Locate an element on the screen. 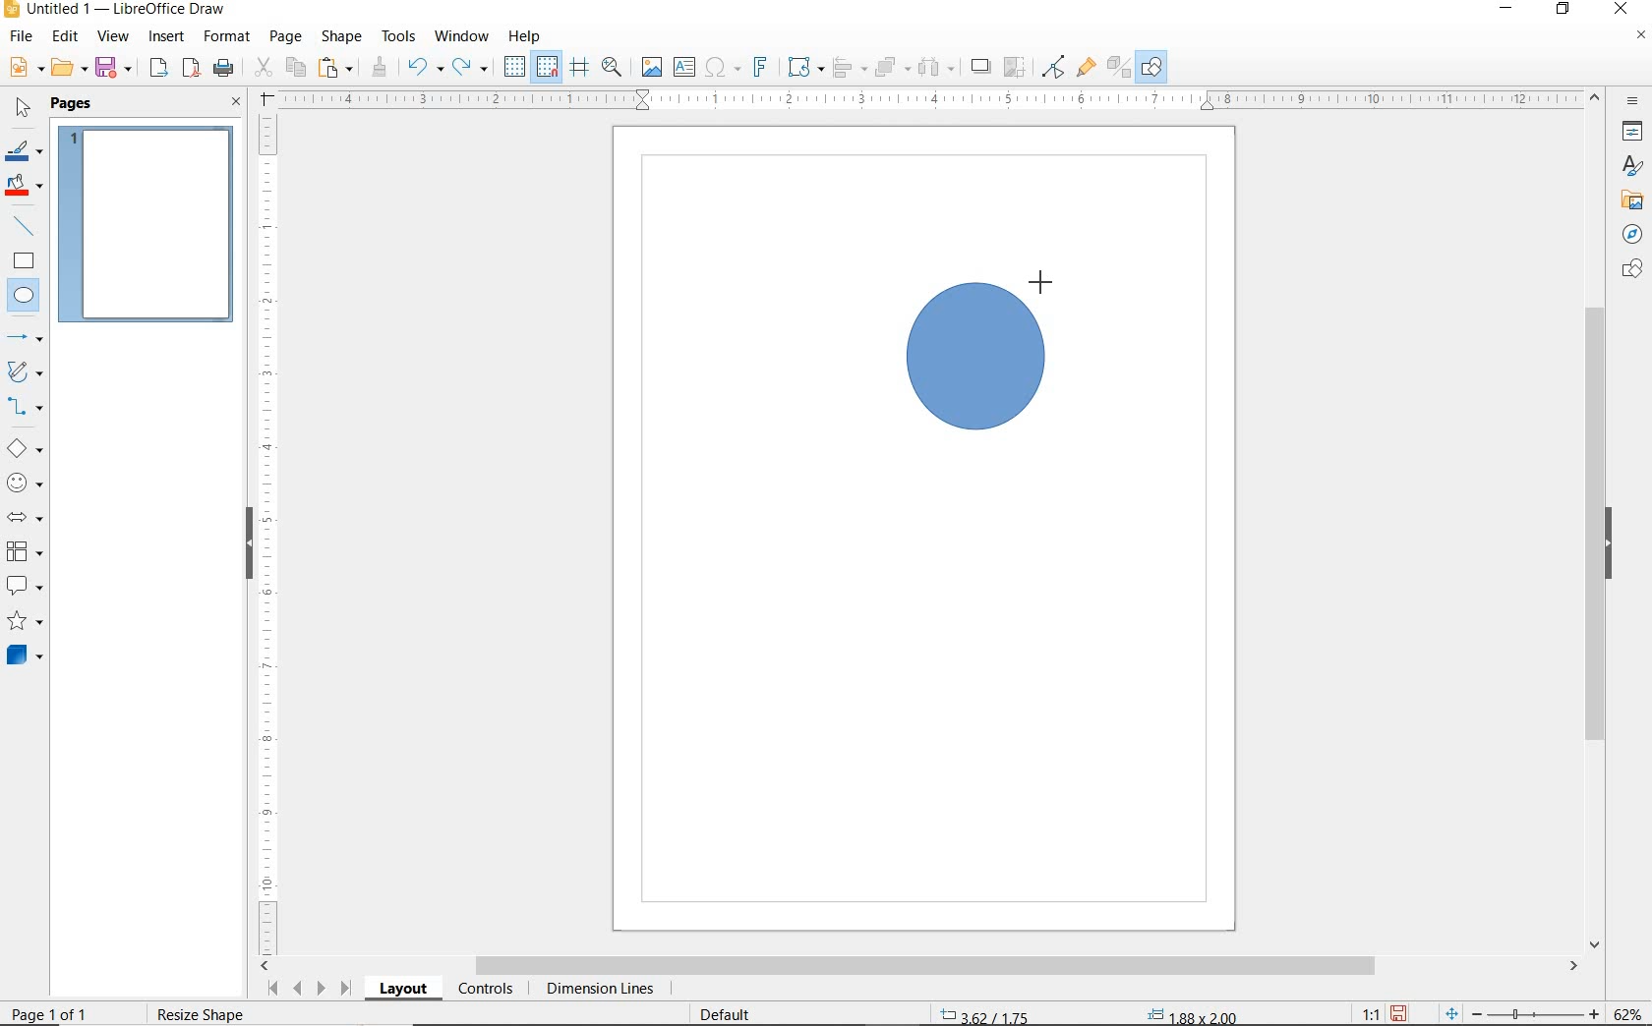 The height and width of the screenshot is (1026, 1652). COPY is located at coordinates (296, 66).